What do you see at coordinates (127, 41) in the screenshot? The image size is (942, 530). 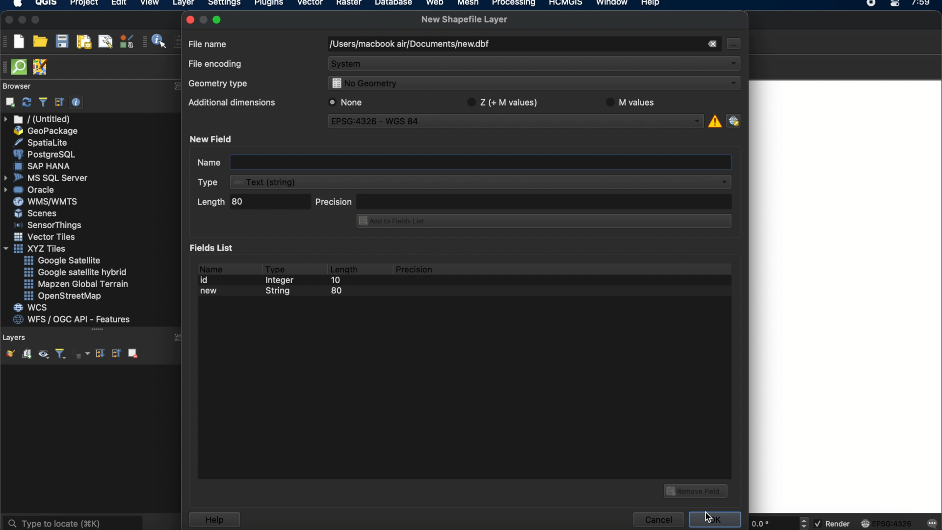 I see `style manager` at bounding box center [127, 41].